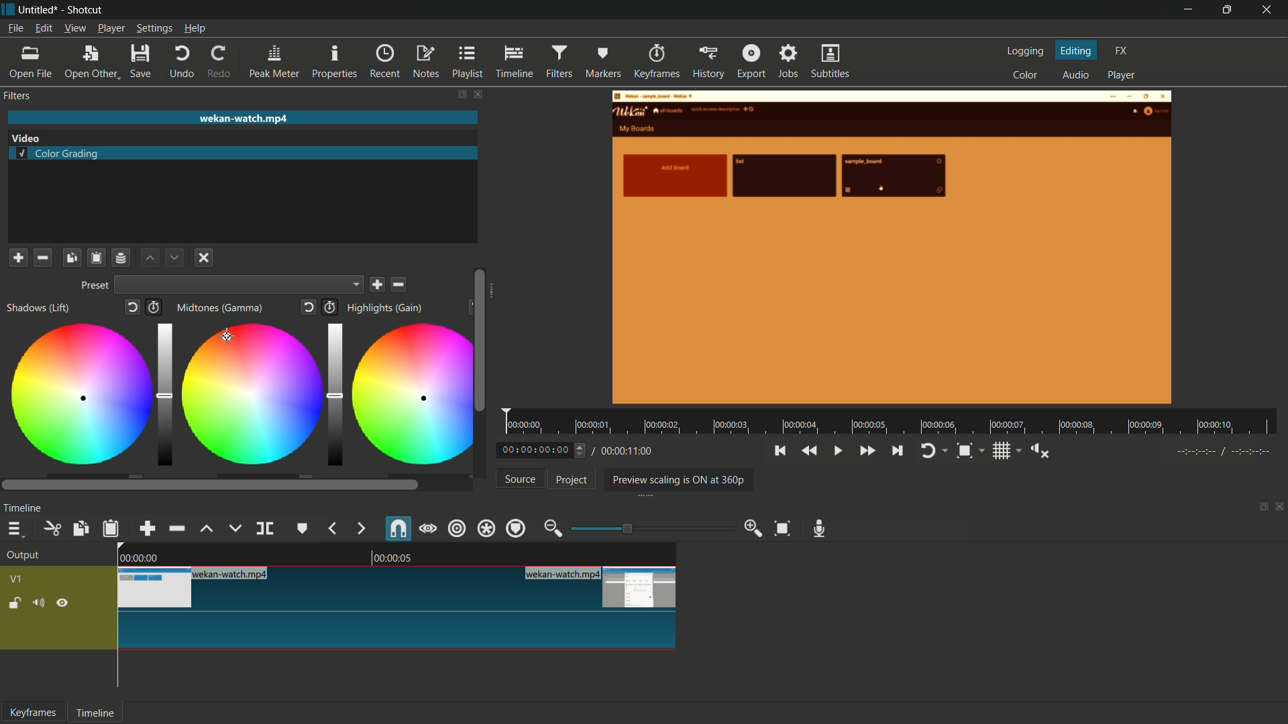 This screenshot has width=1288, height=724. What do you see at coordinates (330, 306) in the screenshot?
I see `add keyframes to this parameter` at bounding box center [330, 306].